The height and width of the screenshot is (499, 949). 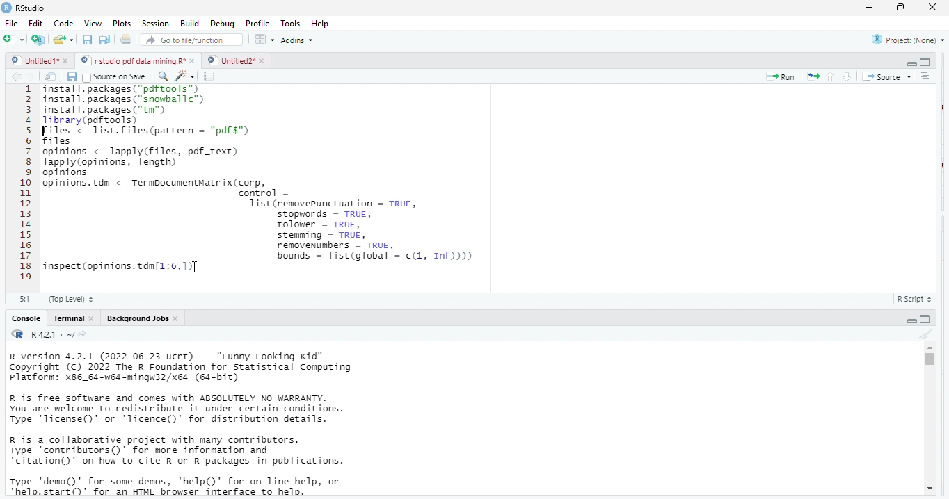 I want to click on open an existing file, so click(x=64, y=41).